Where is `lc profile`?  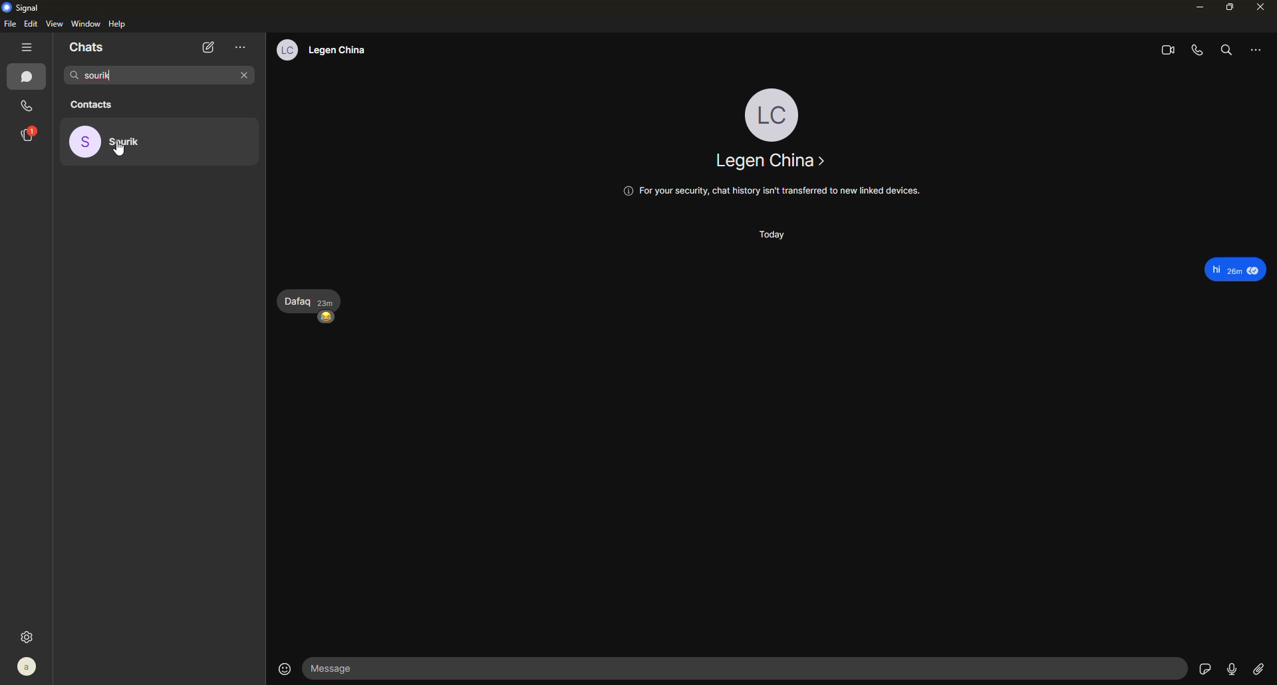
lc profile is located at coordinates (283, 51).